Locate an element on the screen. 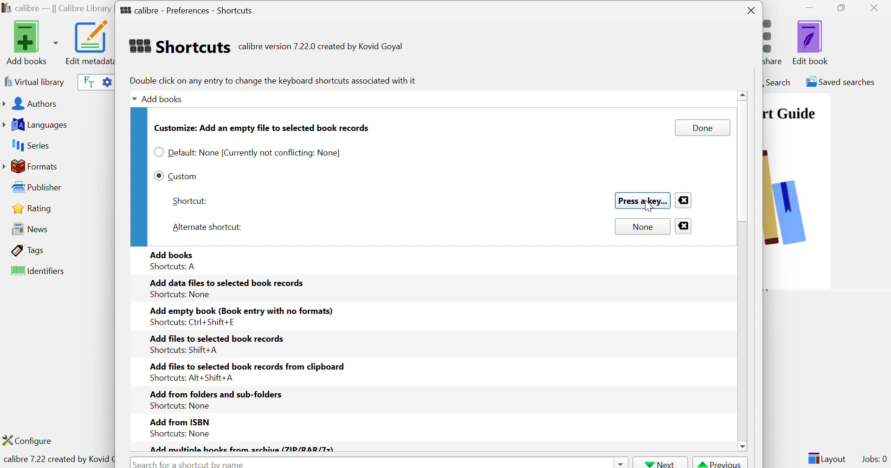 This screenshot has height=468, width=891. Minimize is located at coordinates (809, 7).